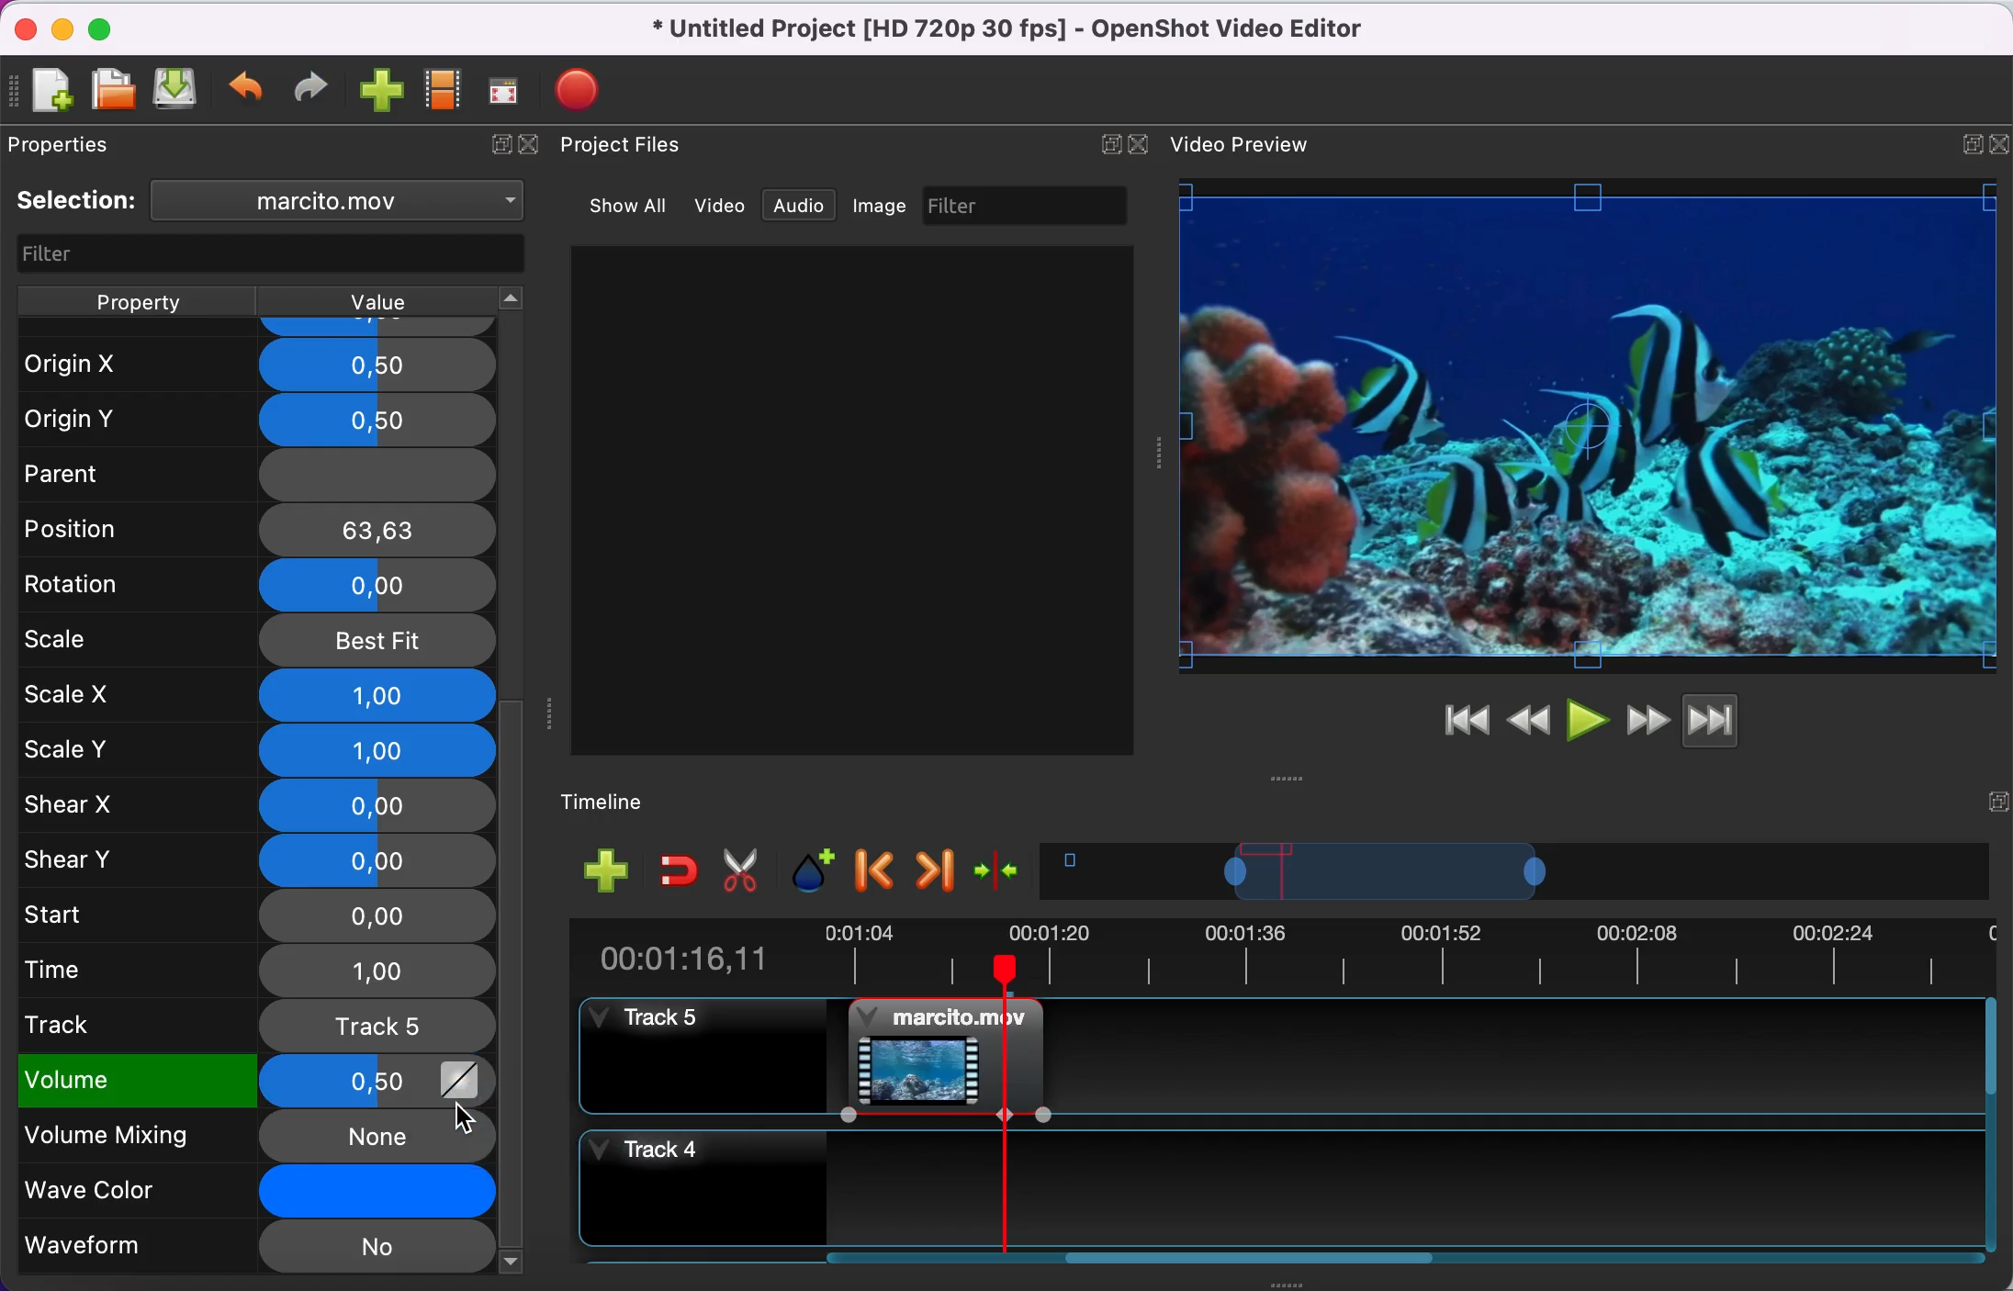 The height and width of the screenshot is (1291, 2013). Describe the element at coordinates (261, 529) in the screenshot. I see `position 63,63` at that location.